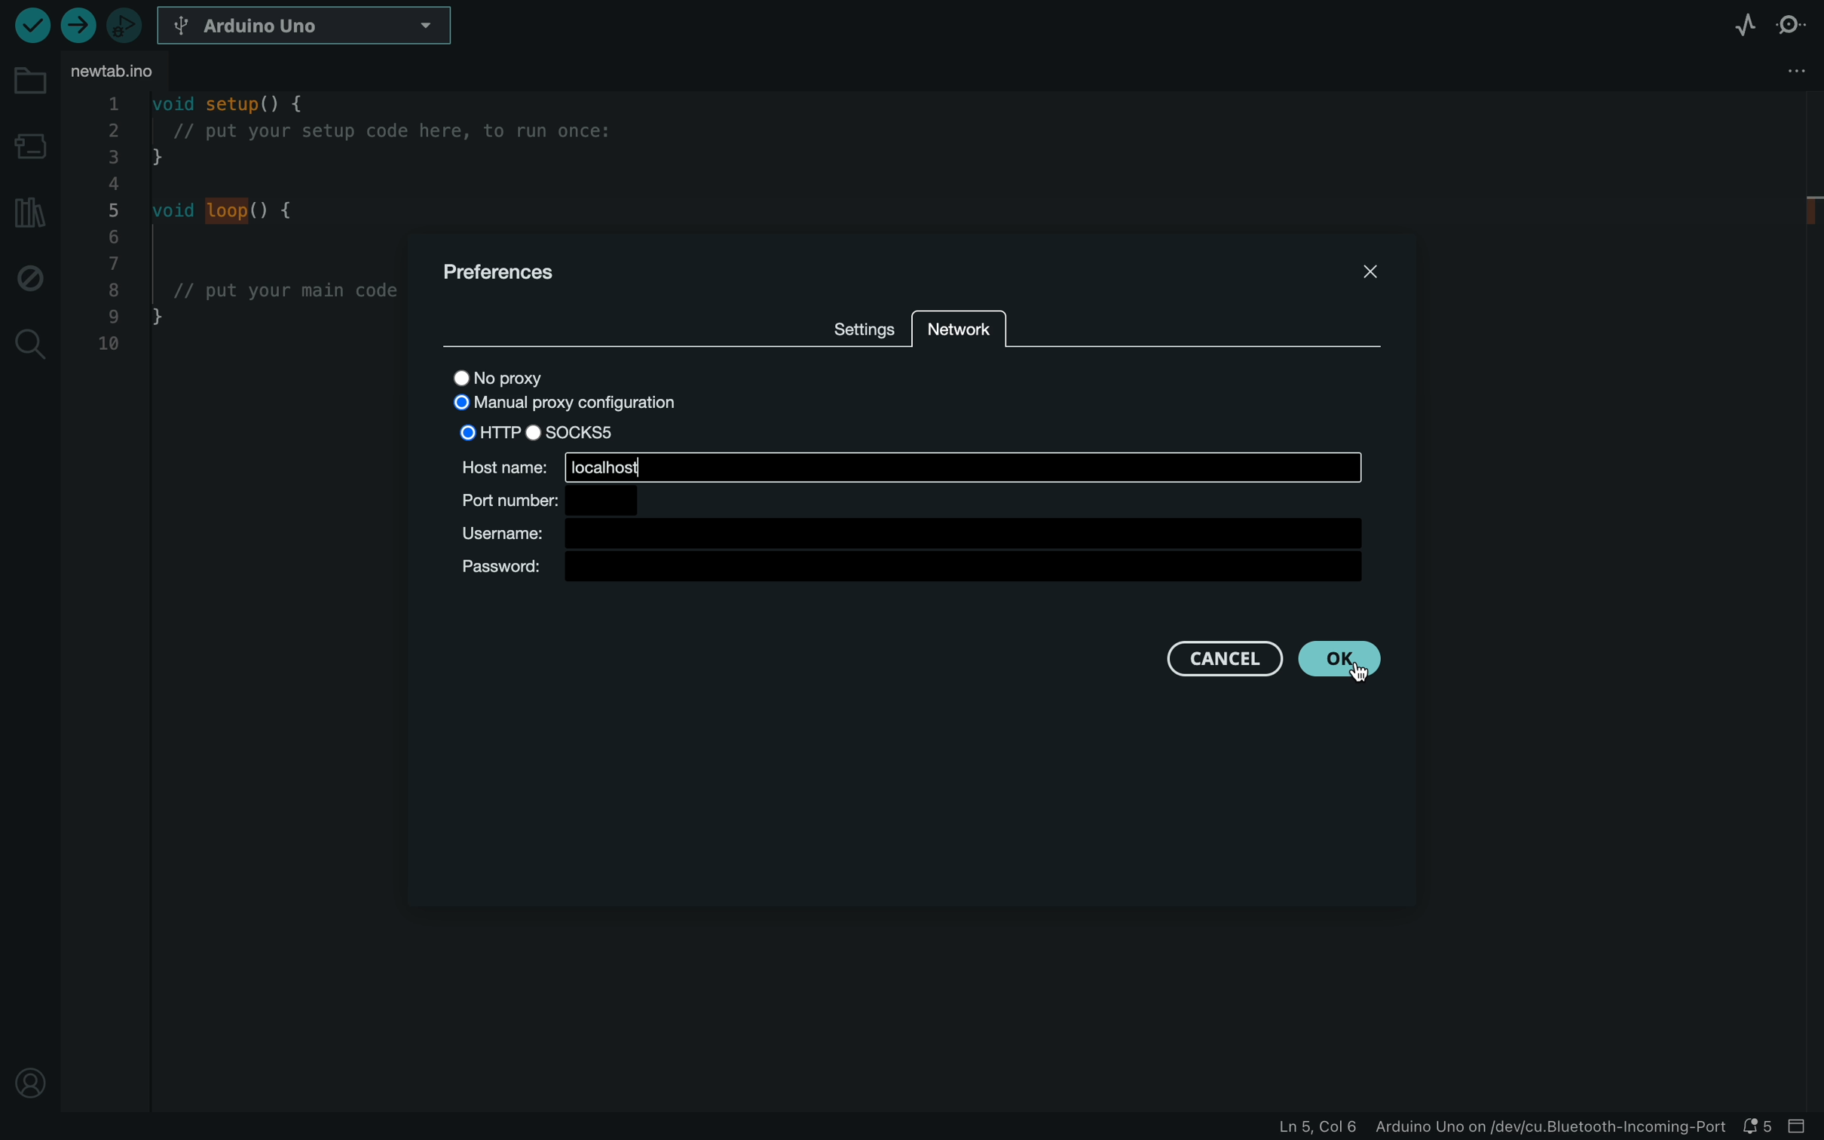  What do you see at coordinates (241, 258) in the screenshot?
I see `code` at bounding box center [241, 258].